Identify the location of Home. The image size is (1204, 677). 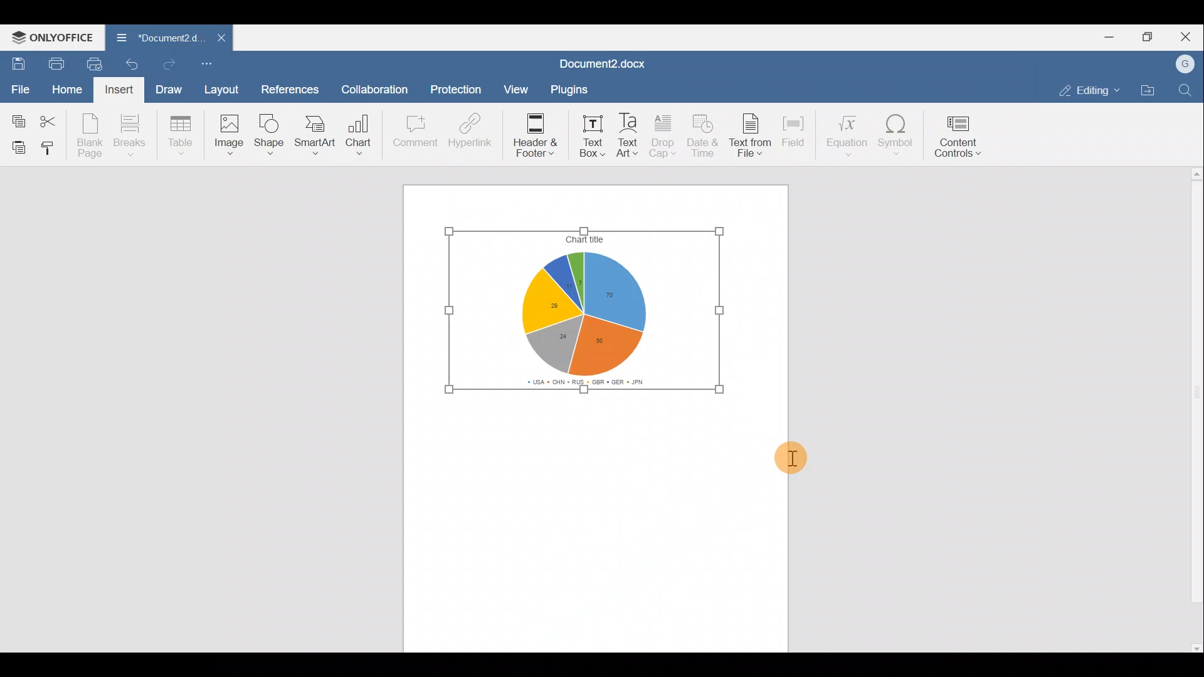
(66, 90).